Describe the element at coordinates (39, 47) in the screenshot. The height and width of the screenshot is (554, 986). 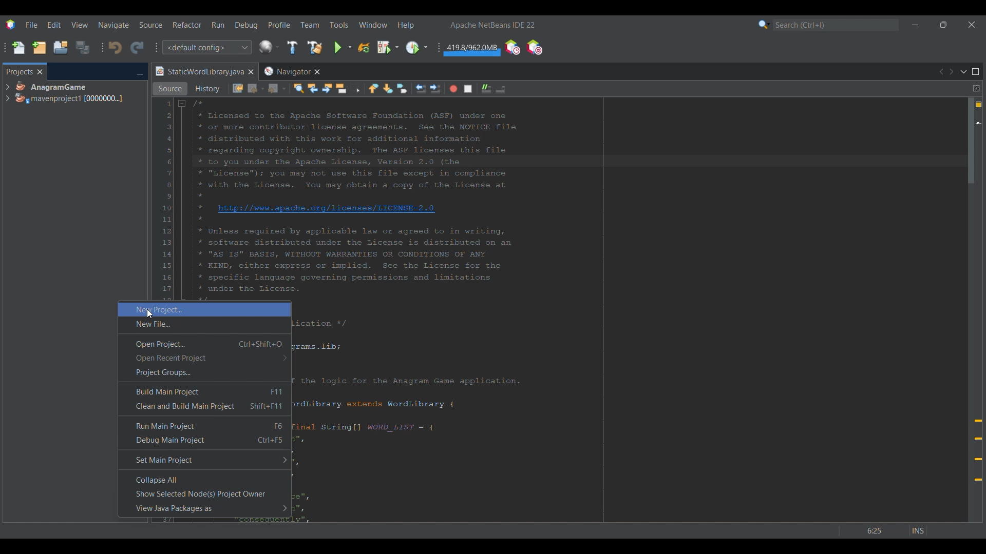
I see `New project` at that location.